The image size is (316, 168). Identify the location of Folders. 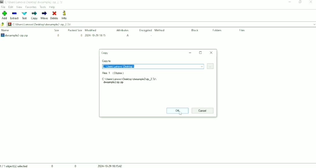
(218, 31).